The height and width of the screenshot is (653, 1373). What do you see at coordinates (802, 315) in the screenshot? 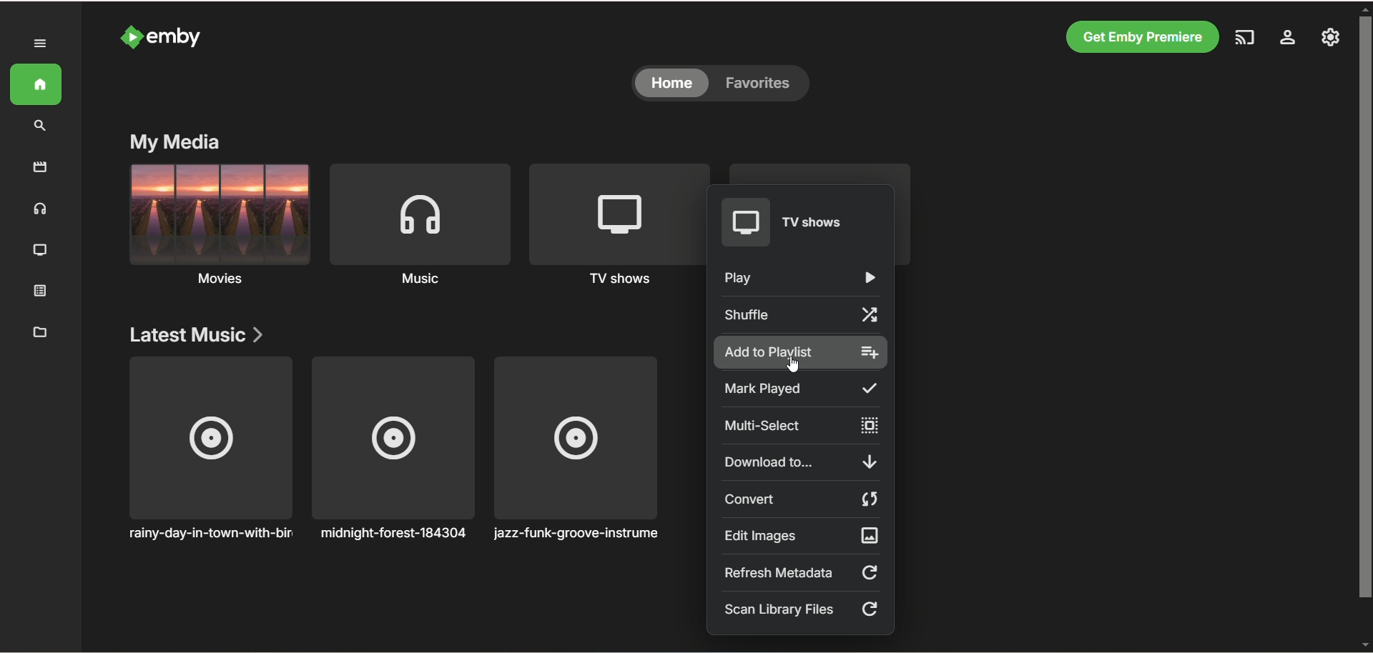
I see `Shuffle` at bounding box center [802, 315].